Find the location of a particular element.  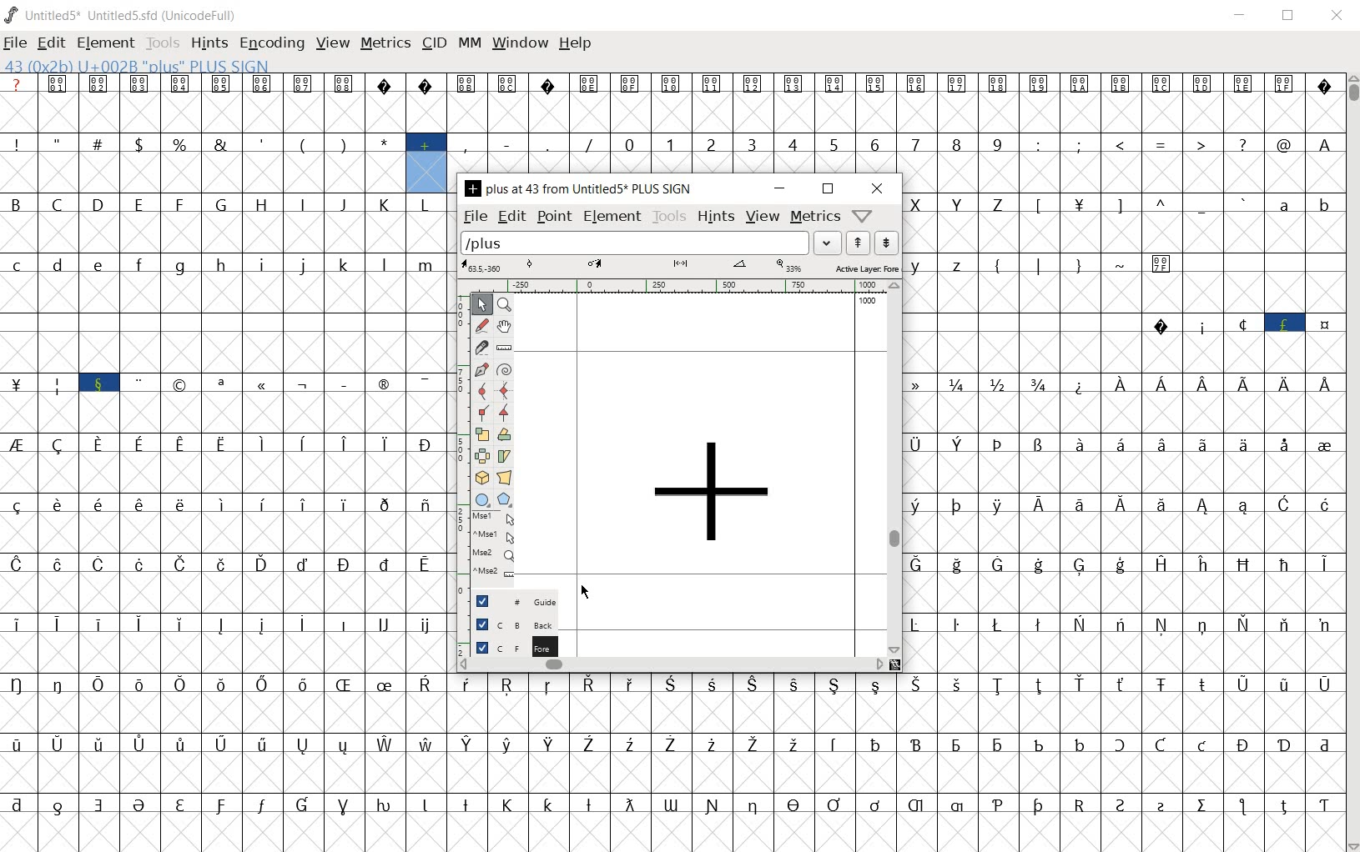

add a curve point is located at coordinates (482, 389).